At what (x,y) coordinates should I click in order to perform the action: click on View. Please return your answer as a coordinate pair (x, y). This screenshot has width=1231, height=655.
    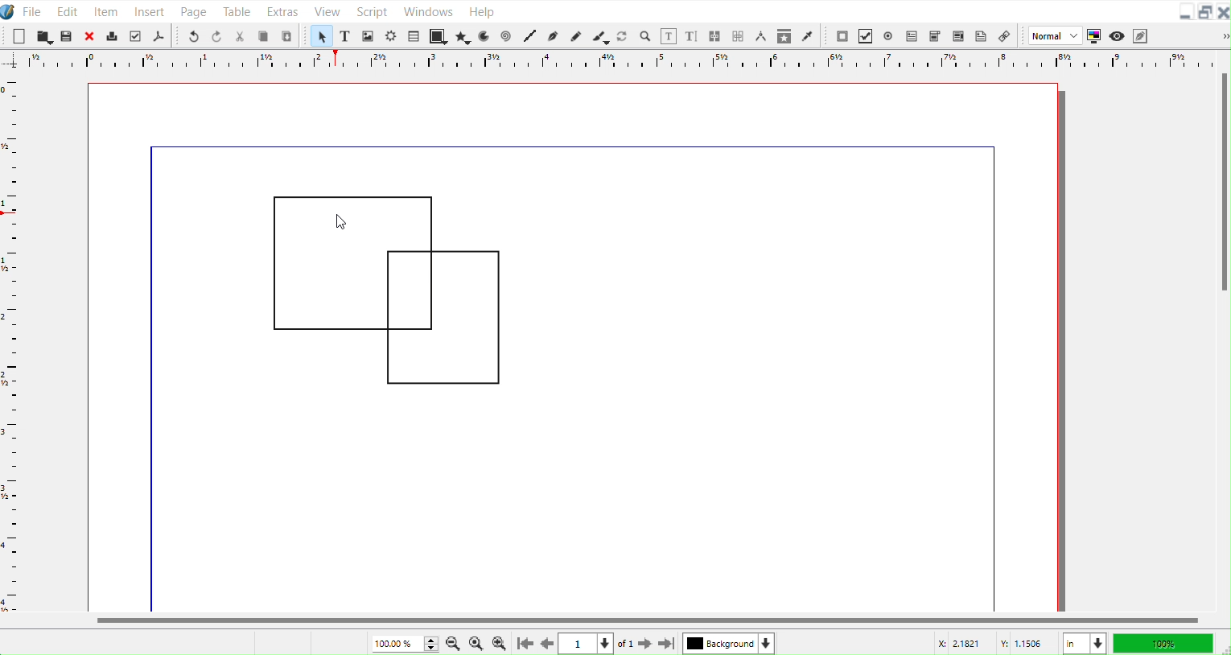
    Looking at the image, I should click on (326, 10).